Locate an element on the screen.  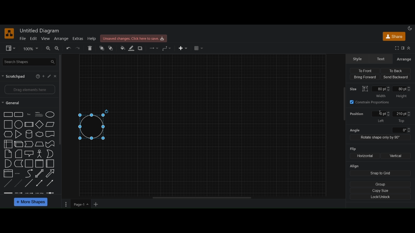
waypoints is located at coordinates (167, 48).